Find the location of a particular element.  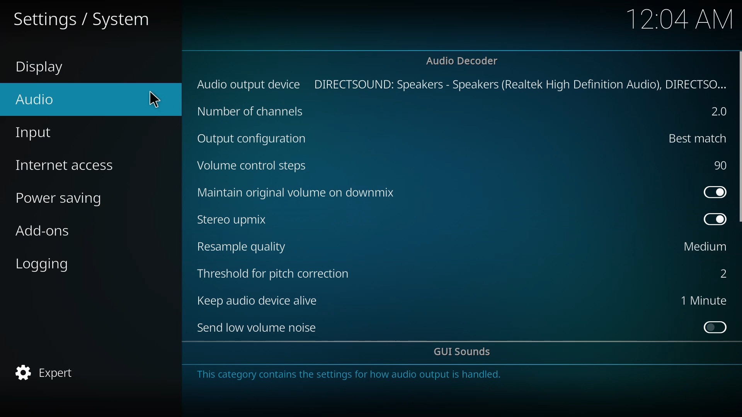

volume control steps is located at coordinates (255, 165).